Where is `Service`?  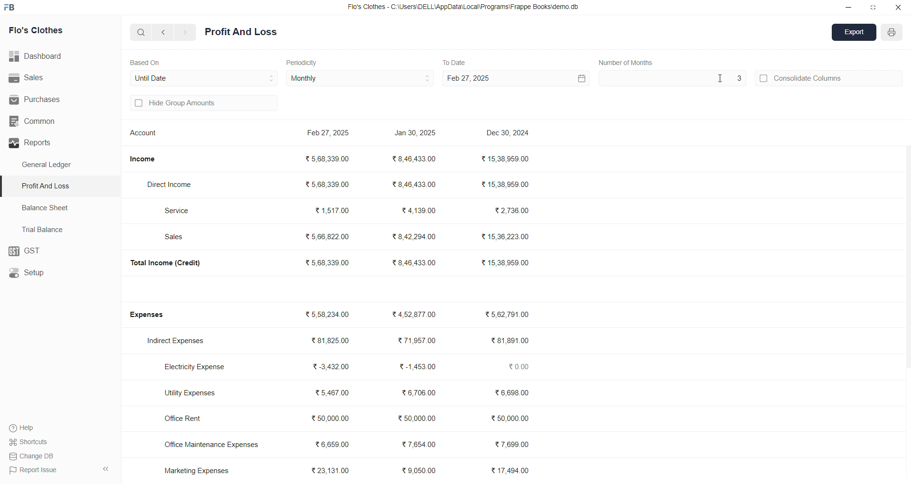
Service is located at coordinates (182, 210).